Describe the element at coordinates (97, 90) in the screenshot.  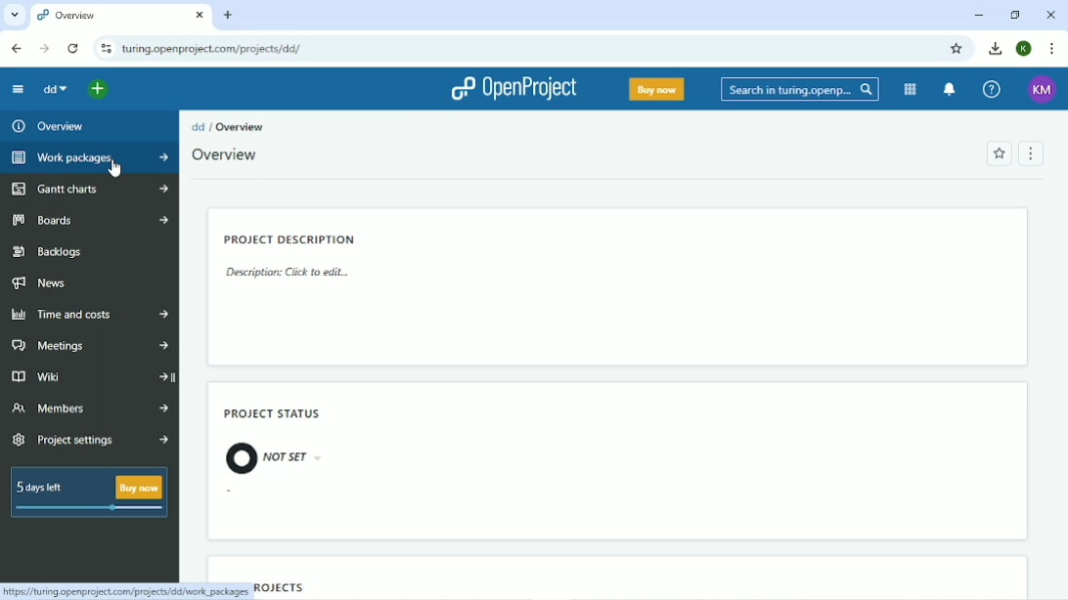
I see `Select a project` at that location.